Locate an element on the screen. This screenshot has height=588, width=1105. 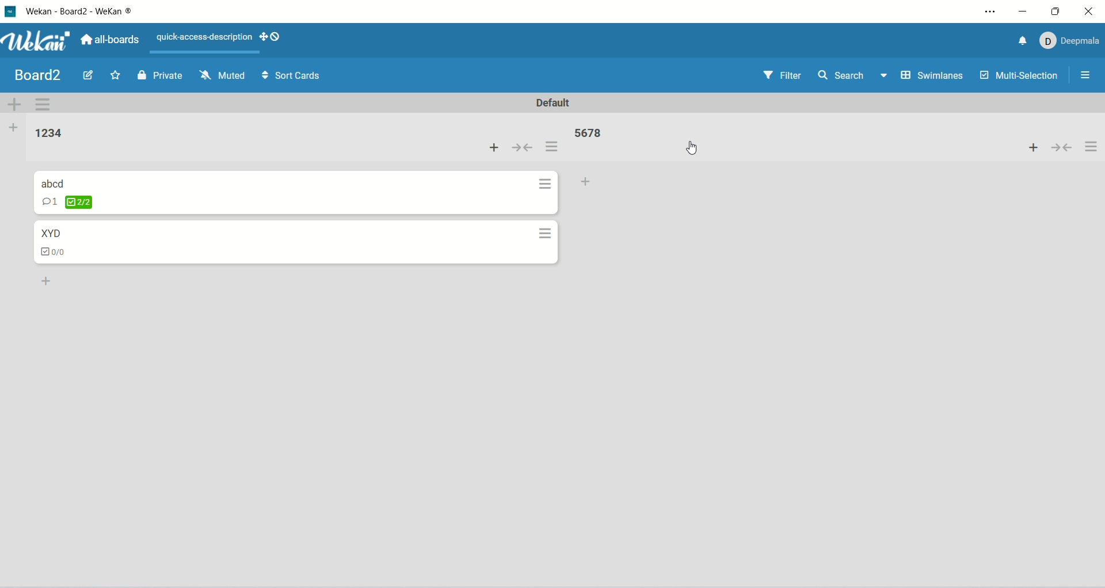
logo is located at coordinates (9, 12).